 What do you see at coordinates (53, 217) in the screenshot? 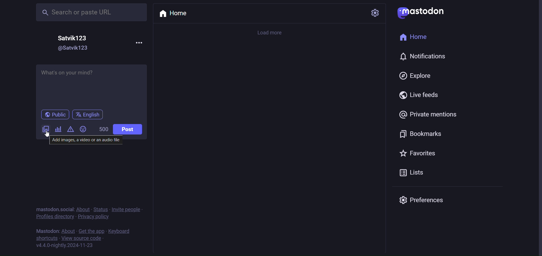
I see `profile` at bounding box center [53, 217].